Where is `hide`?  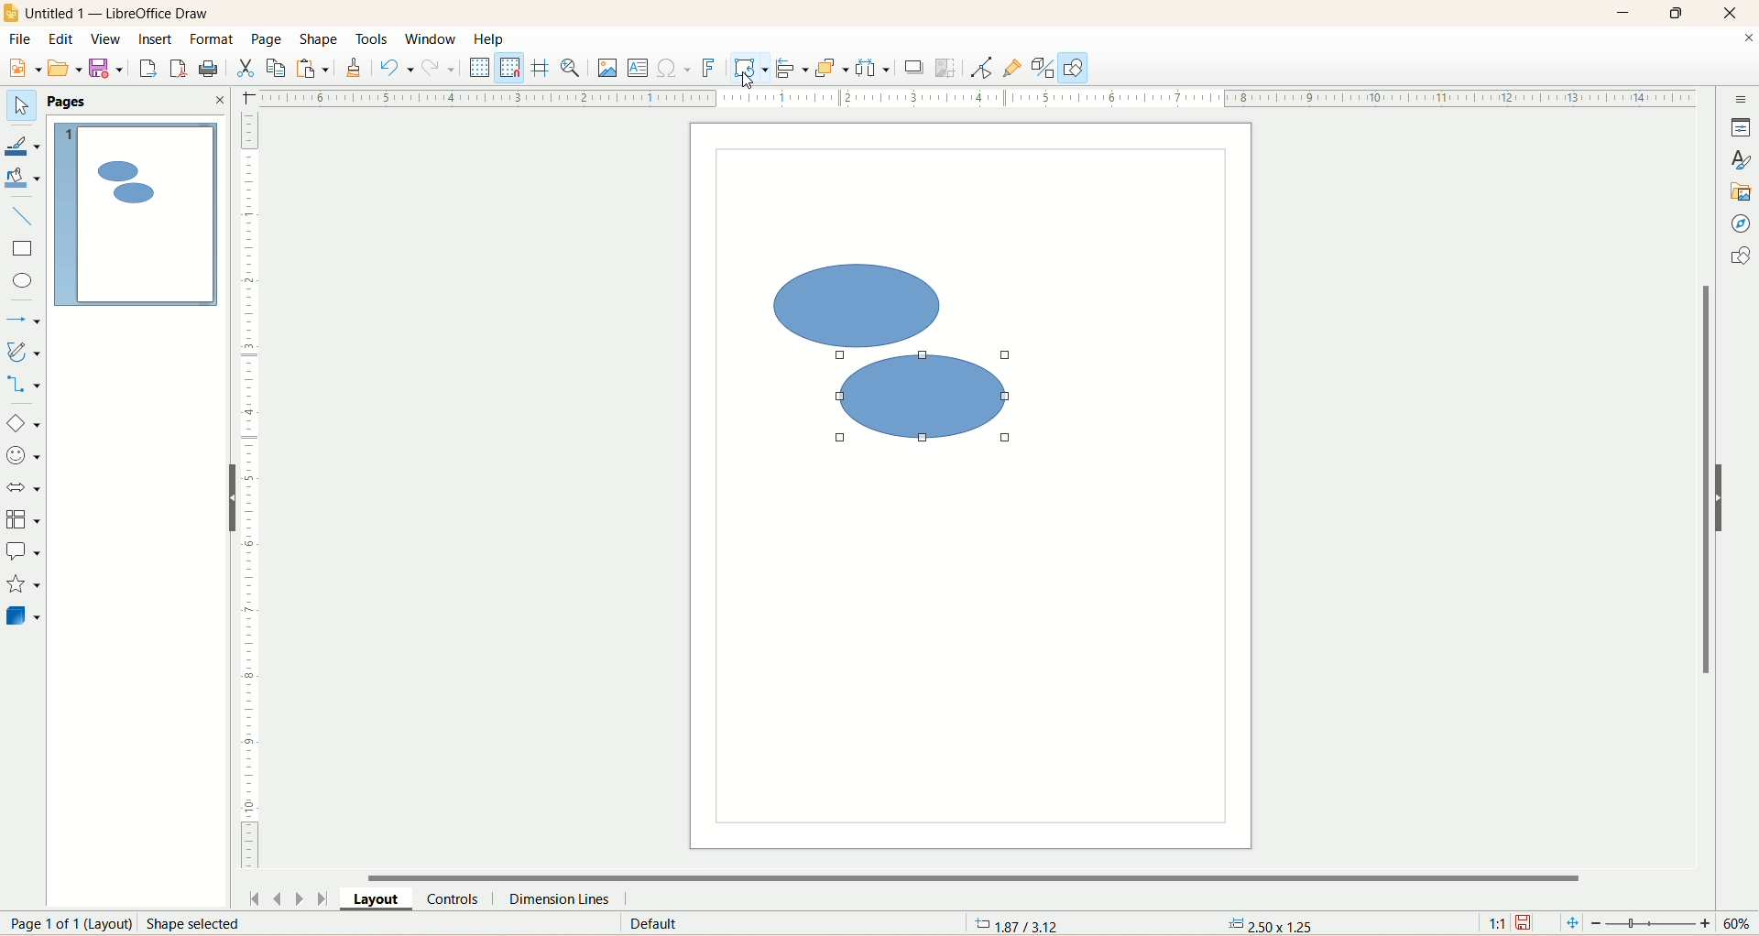 hide is located at coordinates (224, 496).